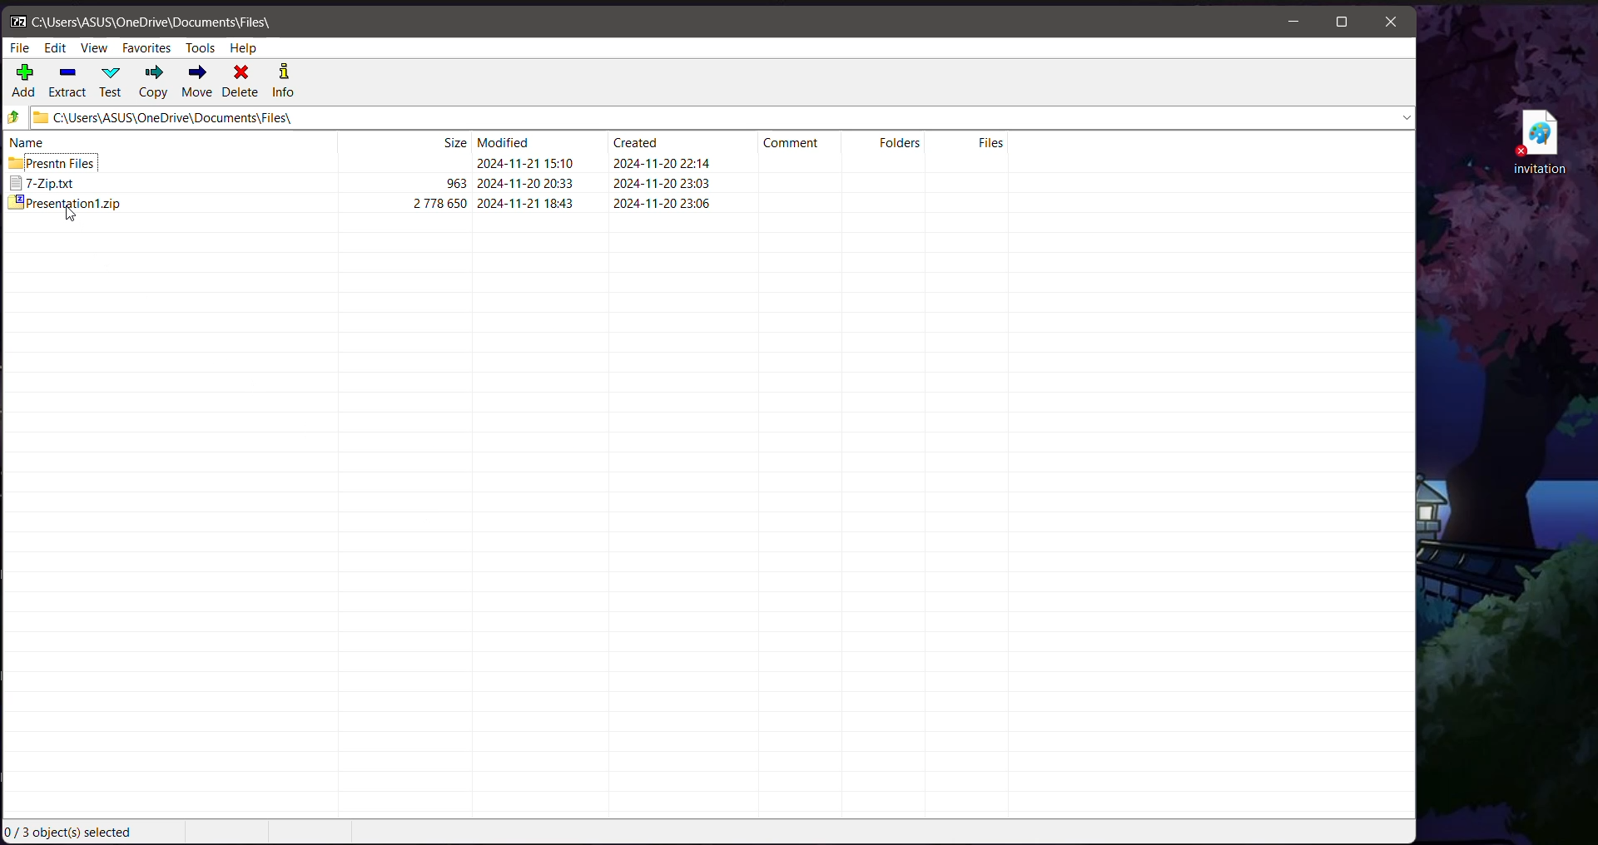 Image resolution: width=1598 pixels, height=845 pixels. I want to click on Move Up one level, so click(13, 117).